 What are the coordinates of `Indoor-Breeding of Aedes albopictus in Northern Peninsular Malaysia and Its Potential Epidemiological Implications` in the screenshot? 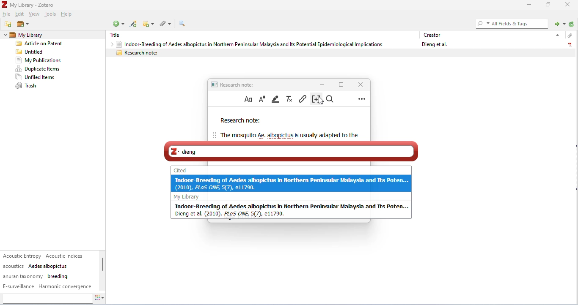 It's located at (249, 44).